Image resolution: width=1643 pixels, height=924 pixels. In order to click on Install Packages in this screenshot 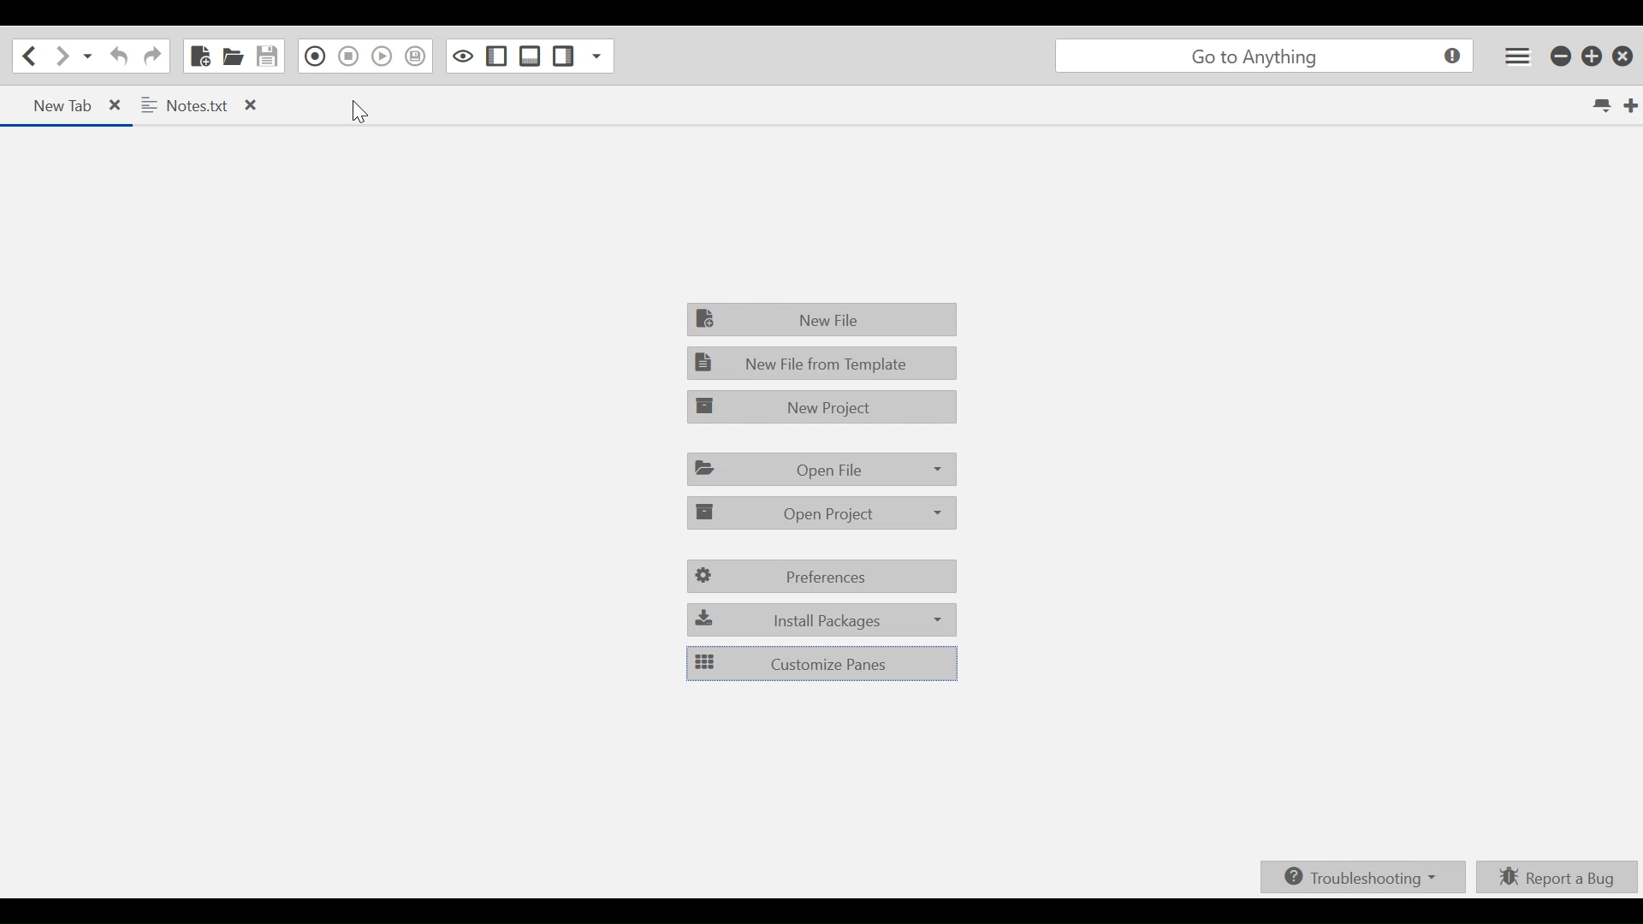, I will do `click(822, 621)`.